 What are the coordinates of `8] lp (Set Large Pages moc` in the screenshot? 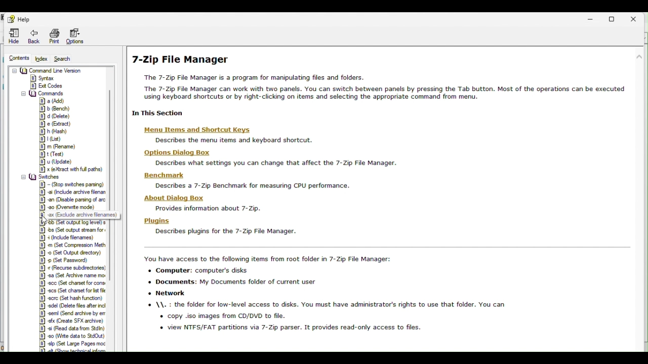 It's located at (72, 343).